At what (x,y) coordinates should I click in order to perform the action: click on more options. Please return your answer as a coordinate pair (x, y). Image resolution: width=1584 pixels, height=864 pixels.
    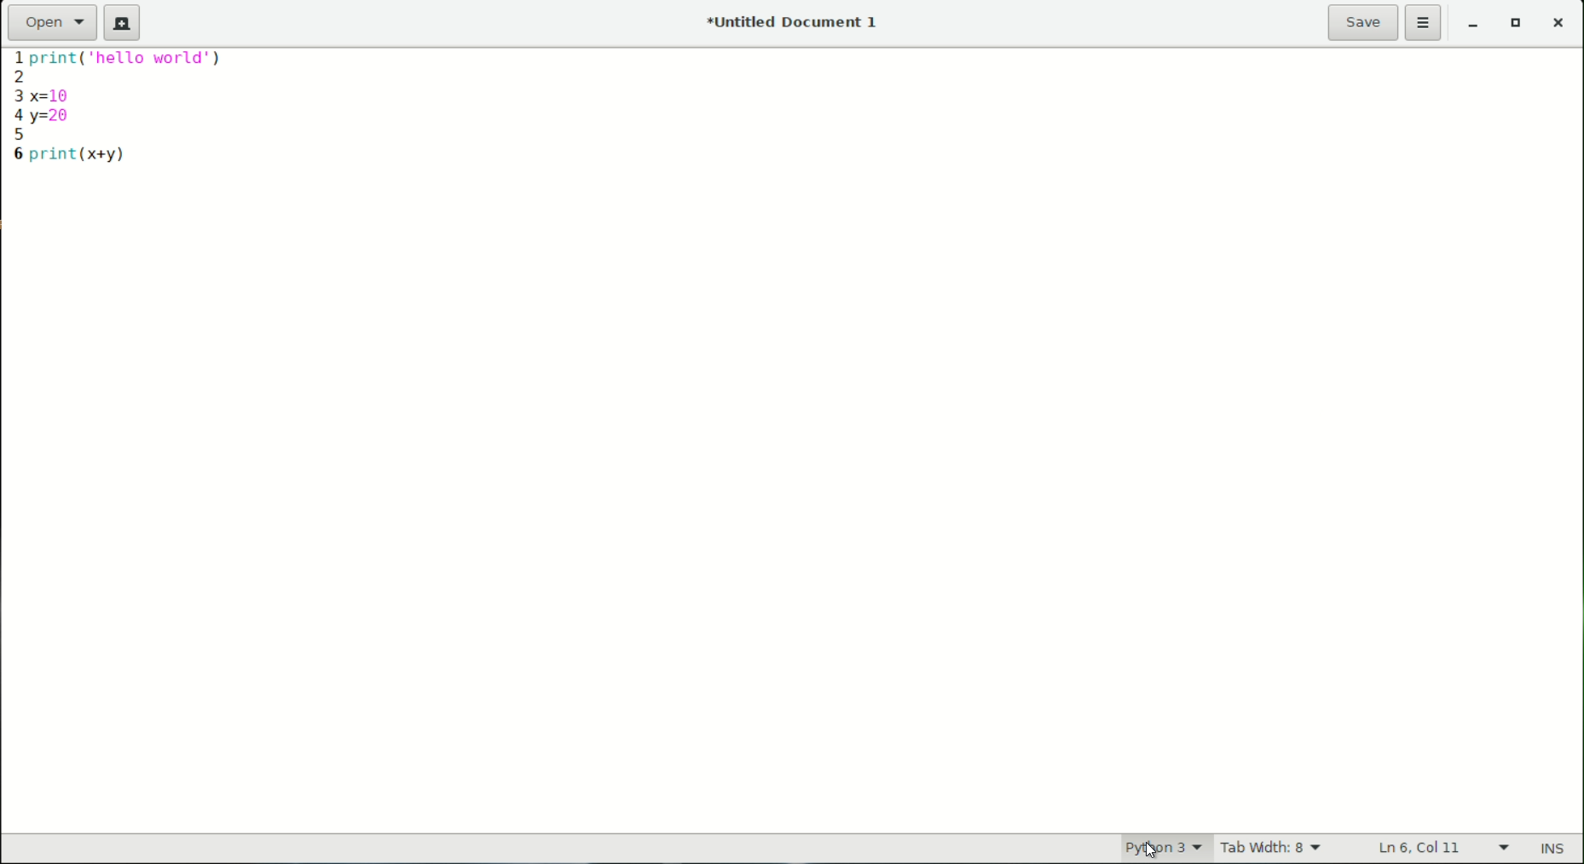
    Looking at the image, I should click on (1425, 24).